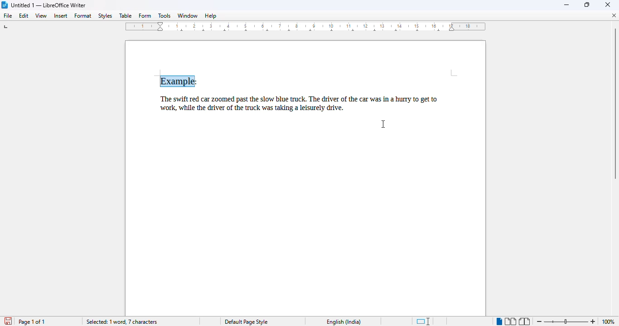  Describe the element at coordinates (607, 5) in the screenshot. I see `close` at that location.